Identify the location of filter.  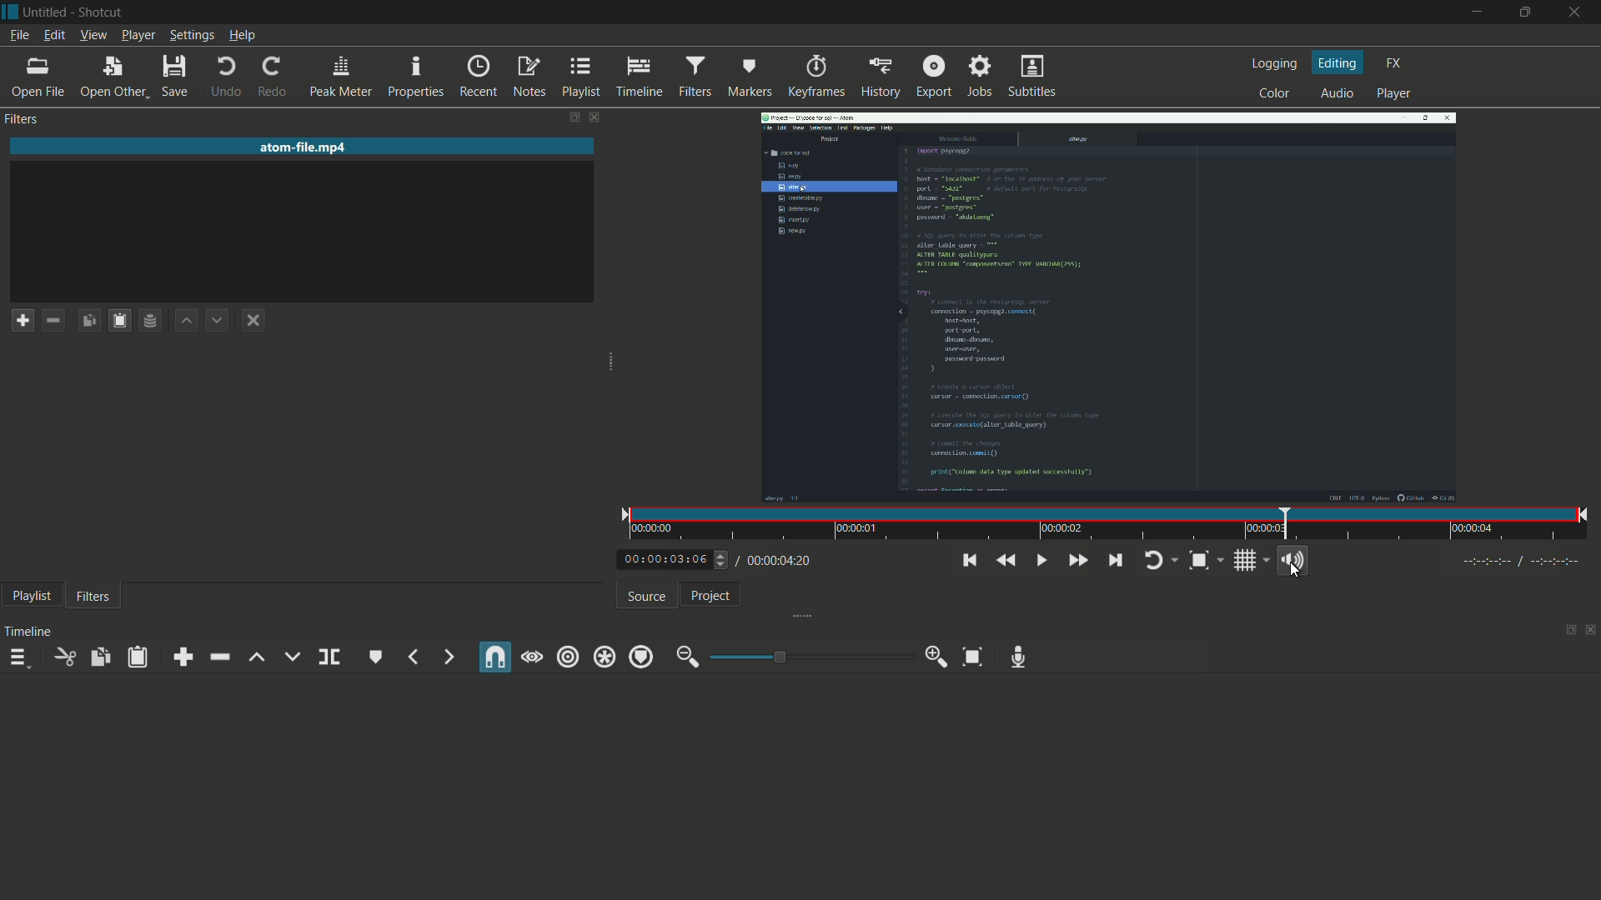
(94, 597).